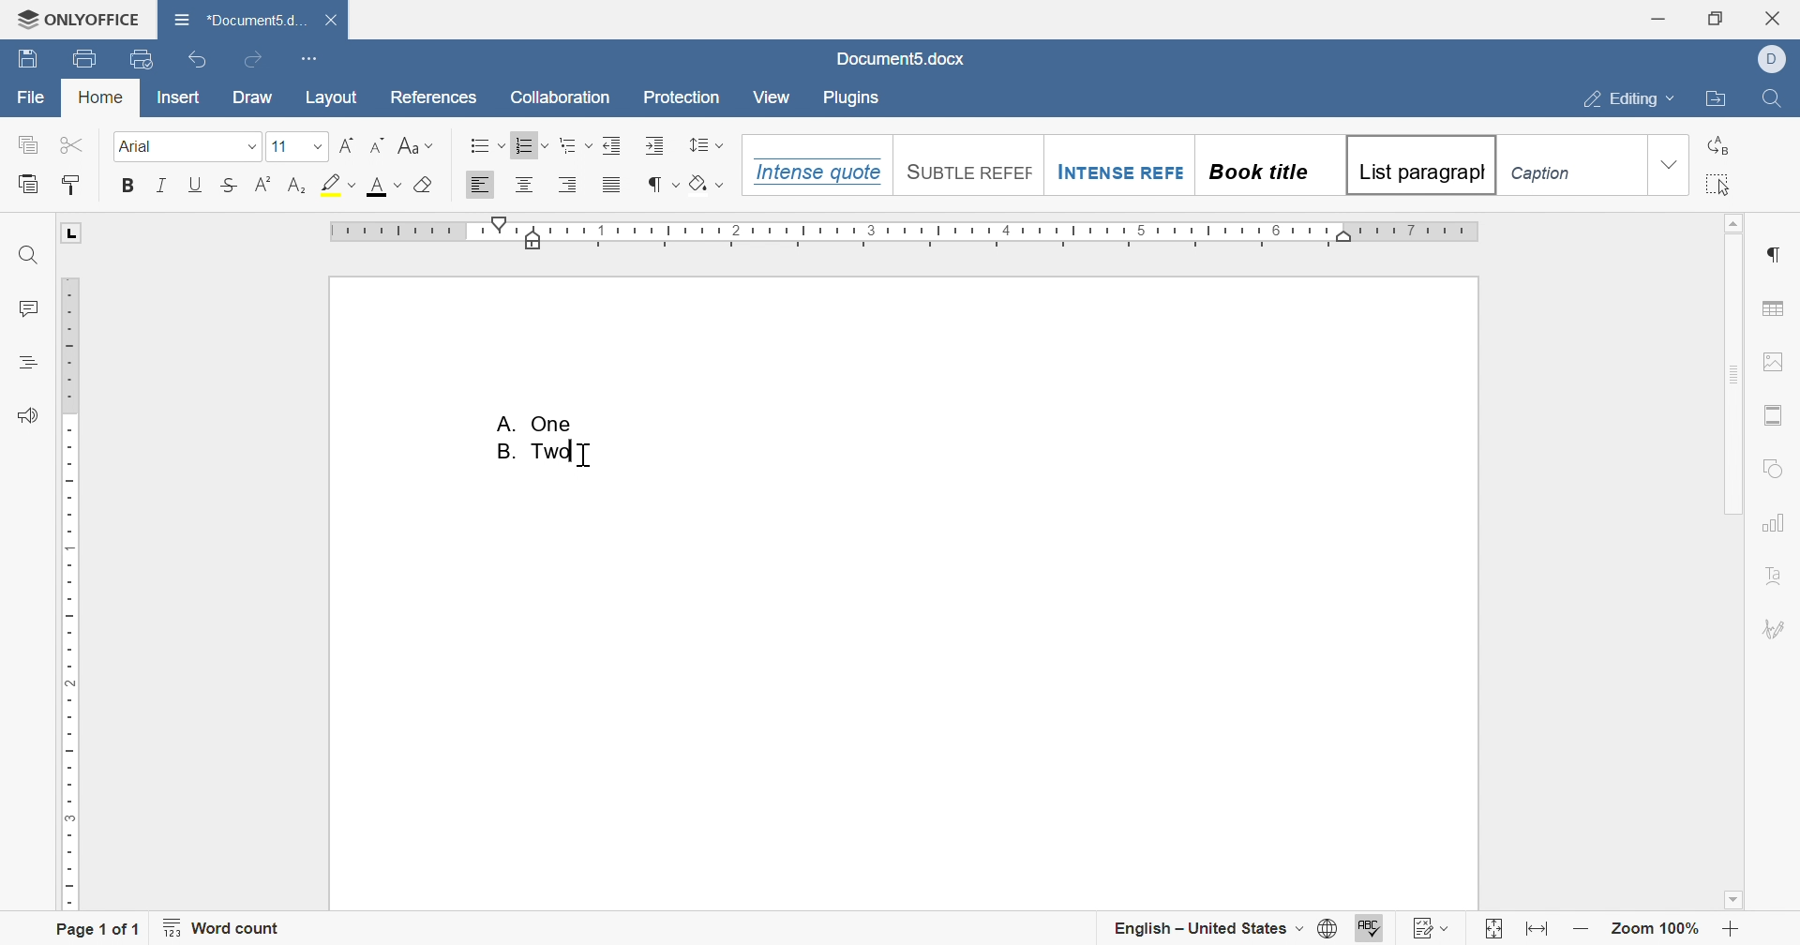 The height and width of the screenshot is (945, 1800). Describe the element at coordinates (684, 97) in the screenshot. I see `Protection` at that location.